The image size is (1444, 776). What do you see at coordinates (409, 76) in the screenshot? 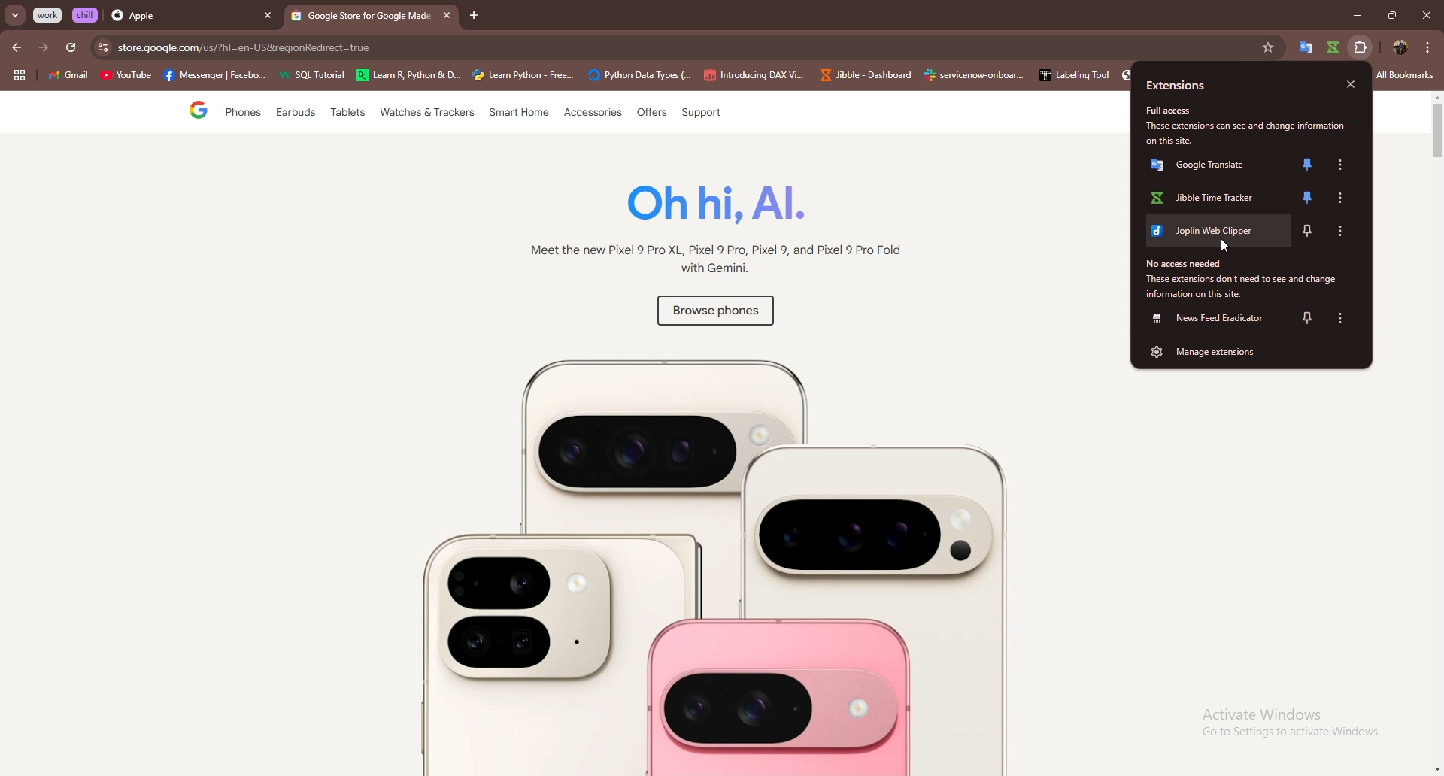
I see `Learn R &Pytho` at bounding box center [409, 76].